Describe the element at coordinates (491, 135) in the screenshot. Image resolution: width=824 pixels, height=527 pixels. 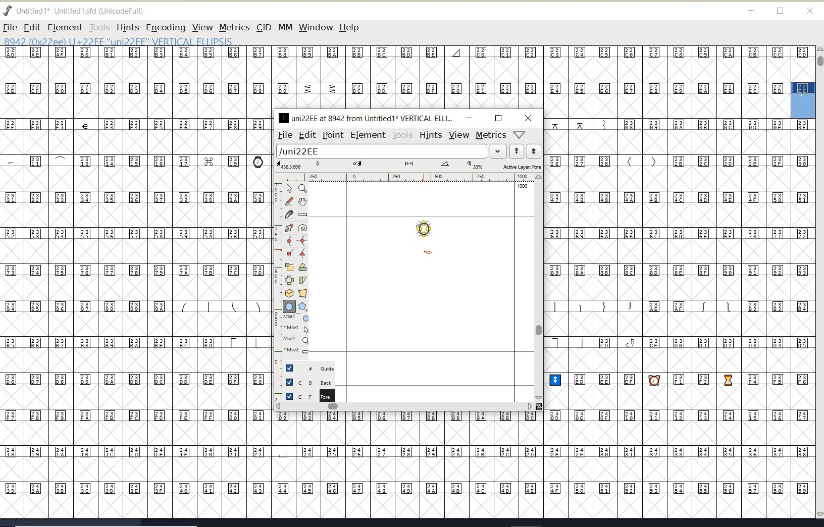
I see `metrics` at that location.